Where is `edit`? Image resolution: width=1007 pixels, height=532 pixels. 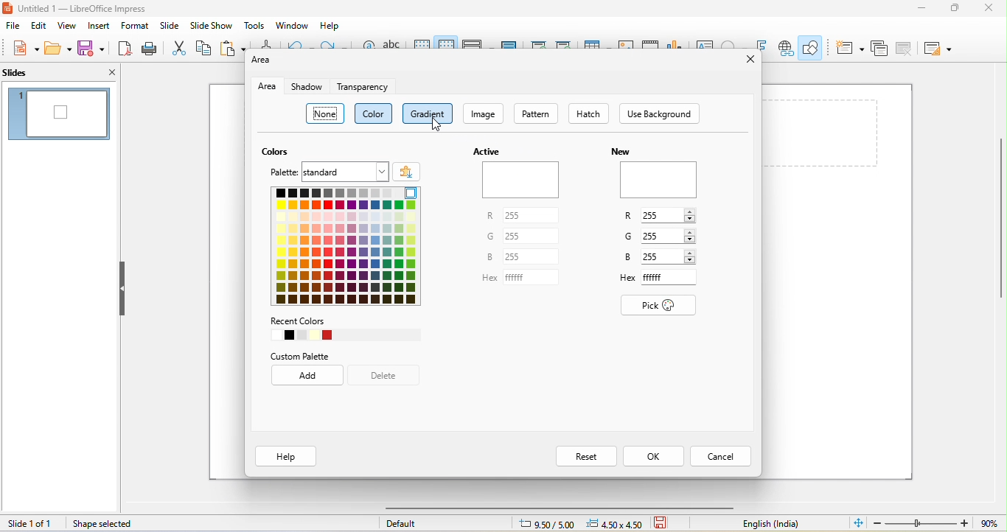 edit is located at coordinates (39, 26).